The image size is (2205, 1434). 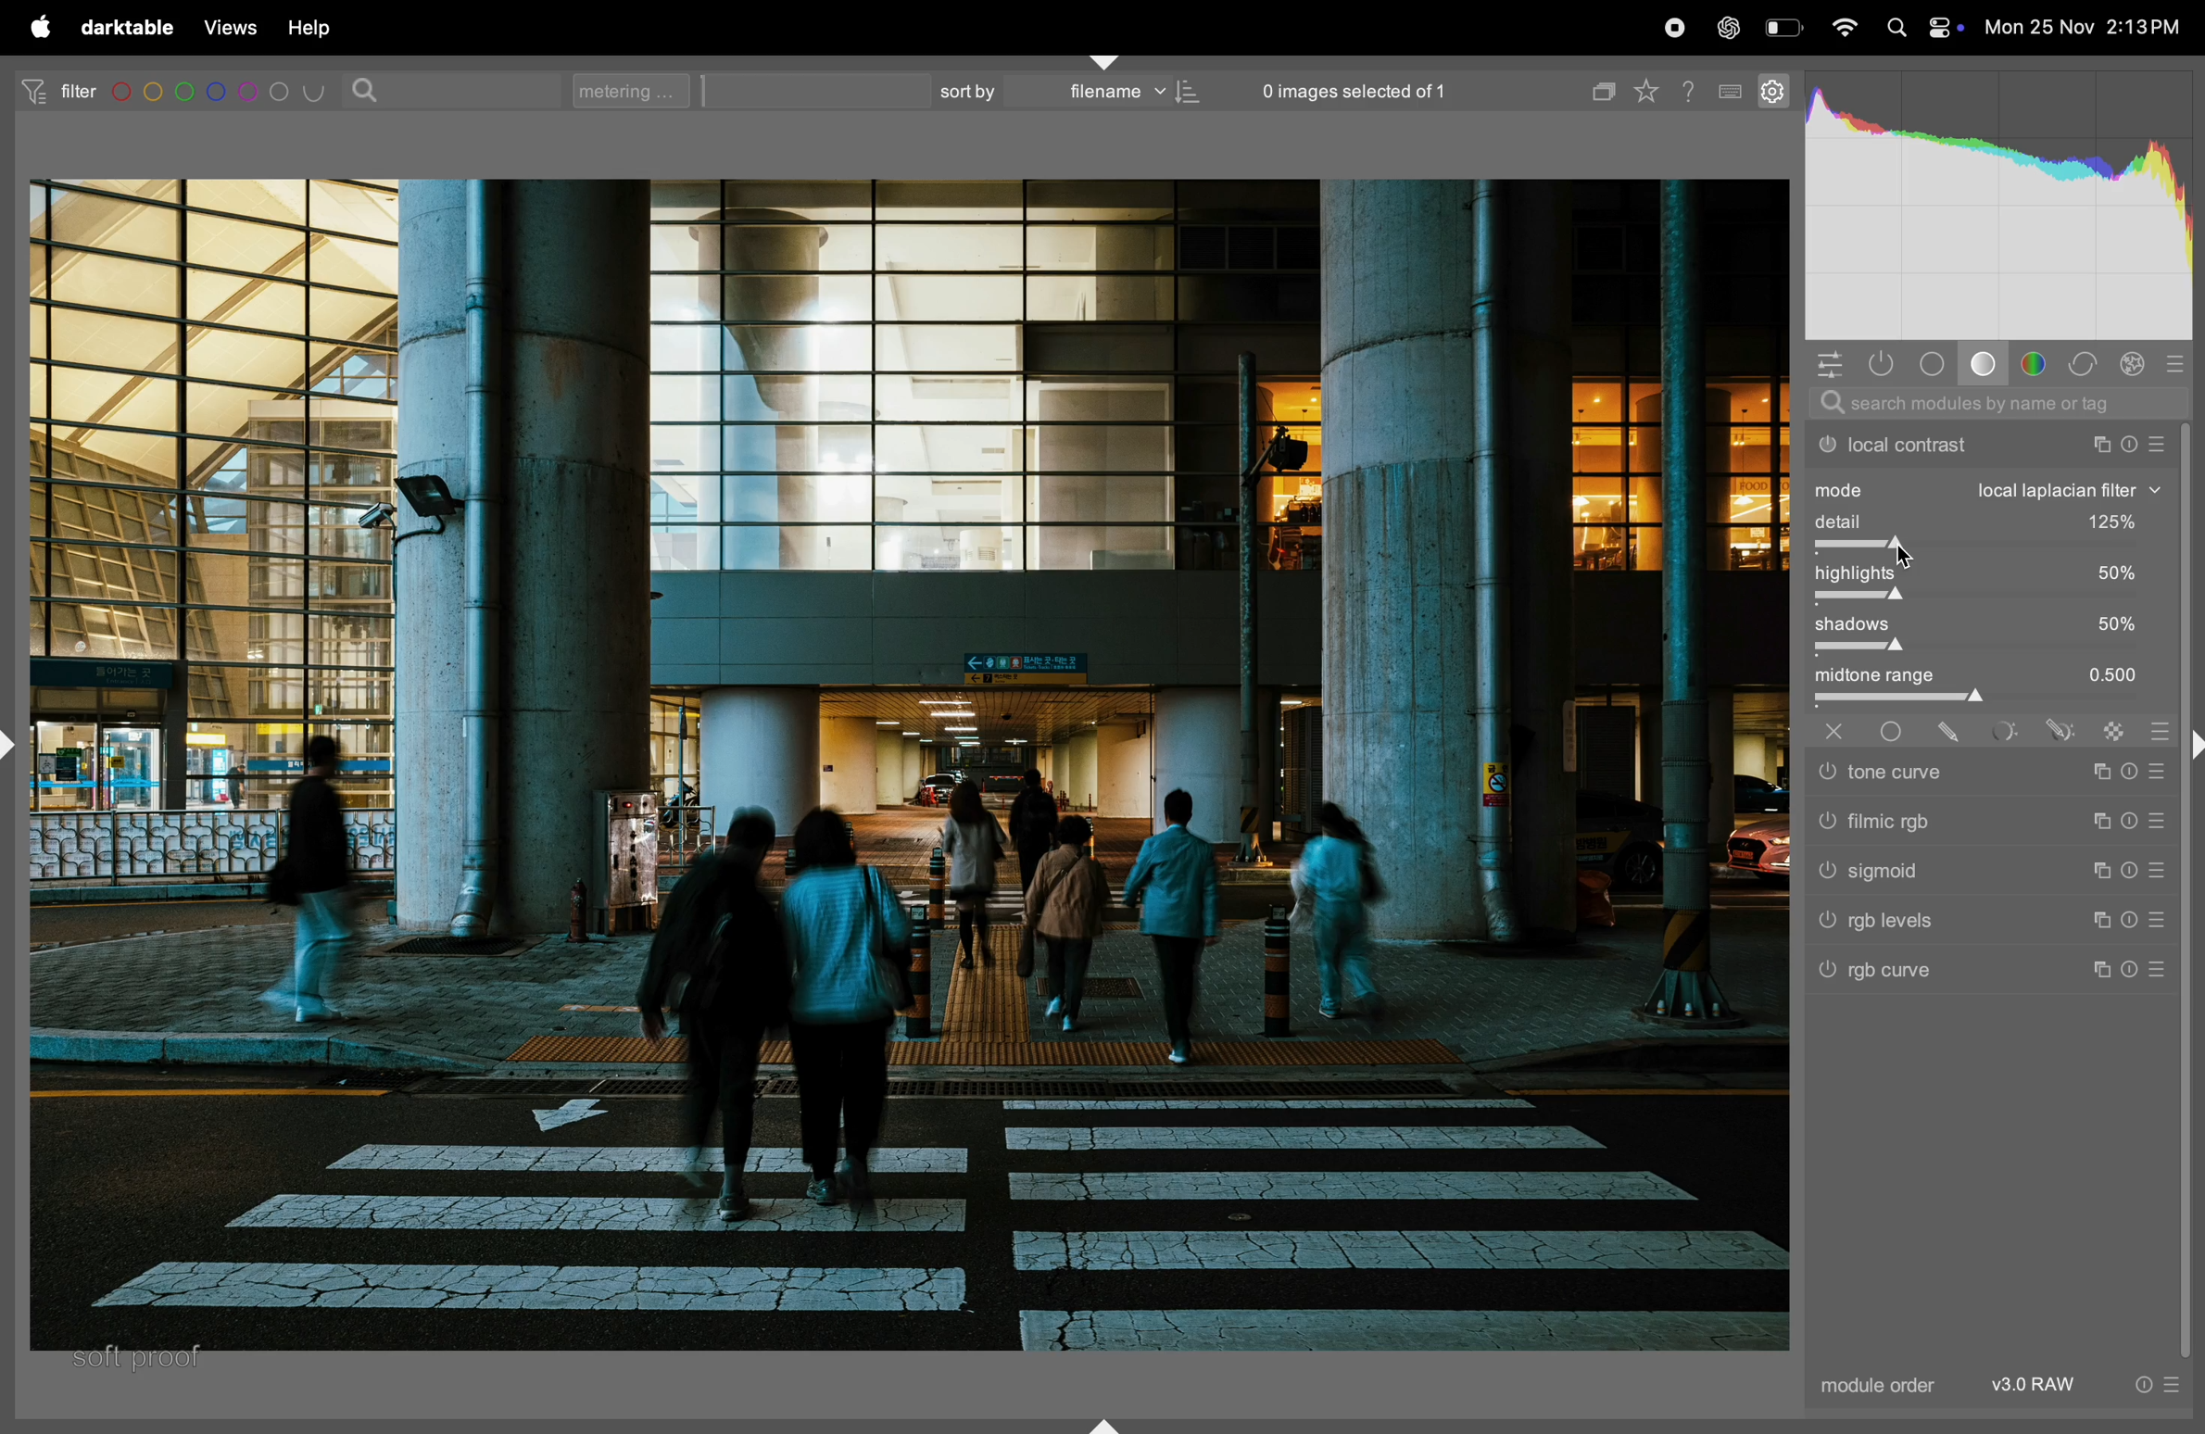 What do you see at coordinates (1127, 94) in the screenshot?
I see `filename` at bounding box center [1127, 94].